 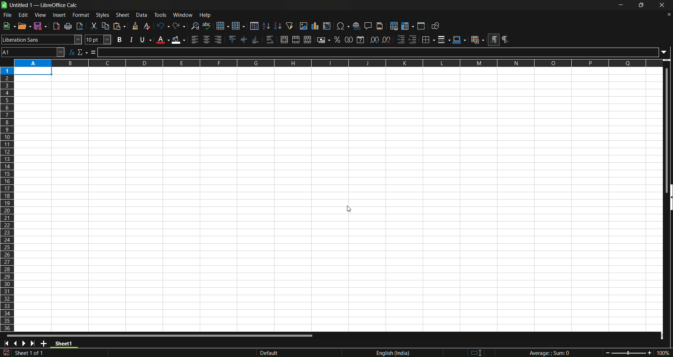 I want to click on column, so click(x=239, y=26).